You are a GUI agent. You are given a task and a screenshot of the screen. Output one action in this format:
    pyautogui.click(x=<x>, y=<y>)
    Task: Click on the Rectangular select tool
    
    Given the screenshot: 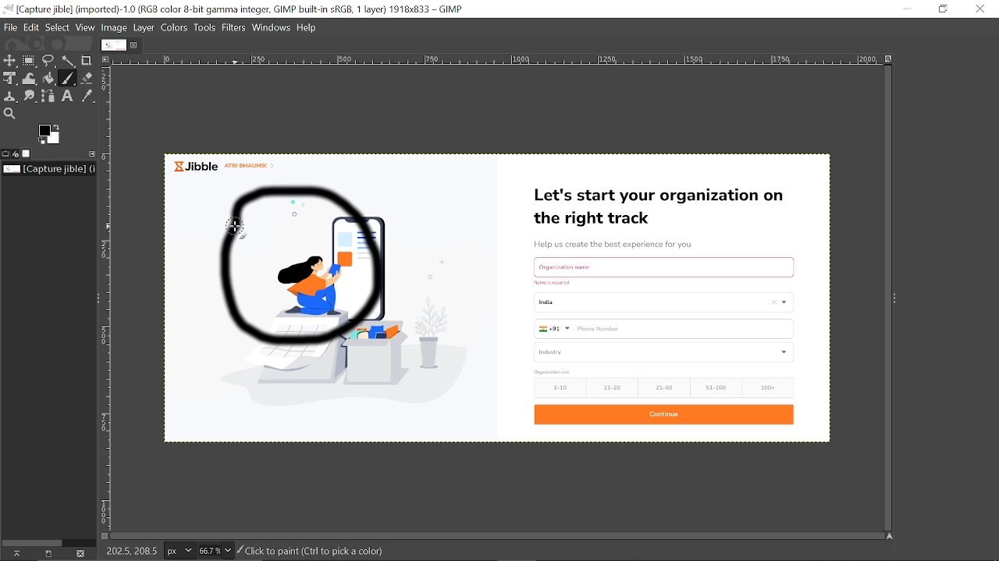 What is the action you would take?
    pyautogui.click(x=30, y=61)
    